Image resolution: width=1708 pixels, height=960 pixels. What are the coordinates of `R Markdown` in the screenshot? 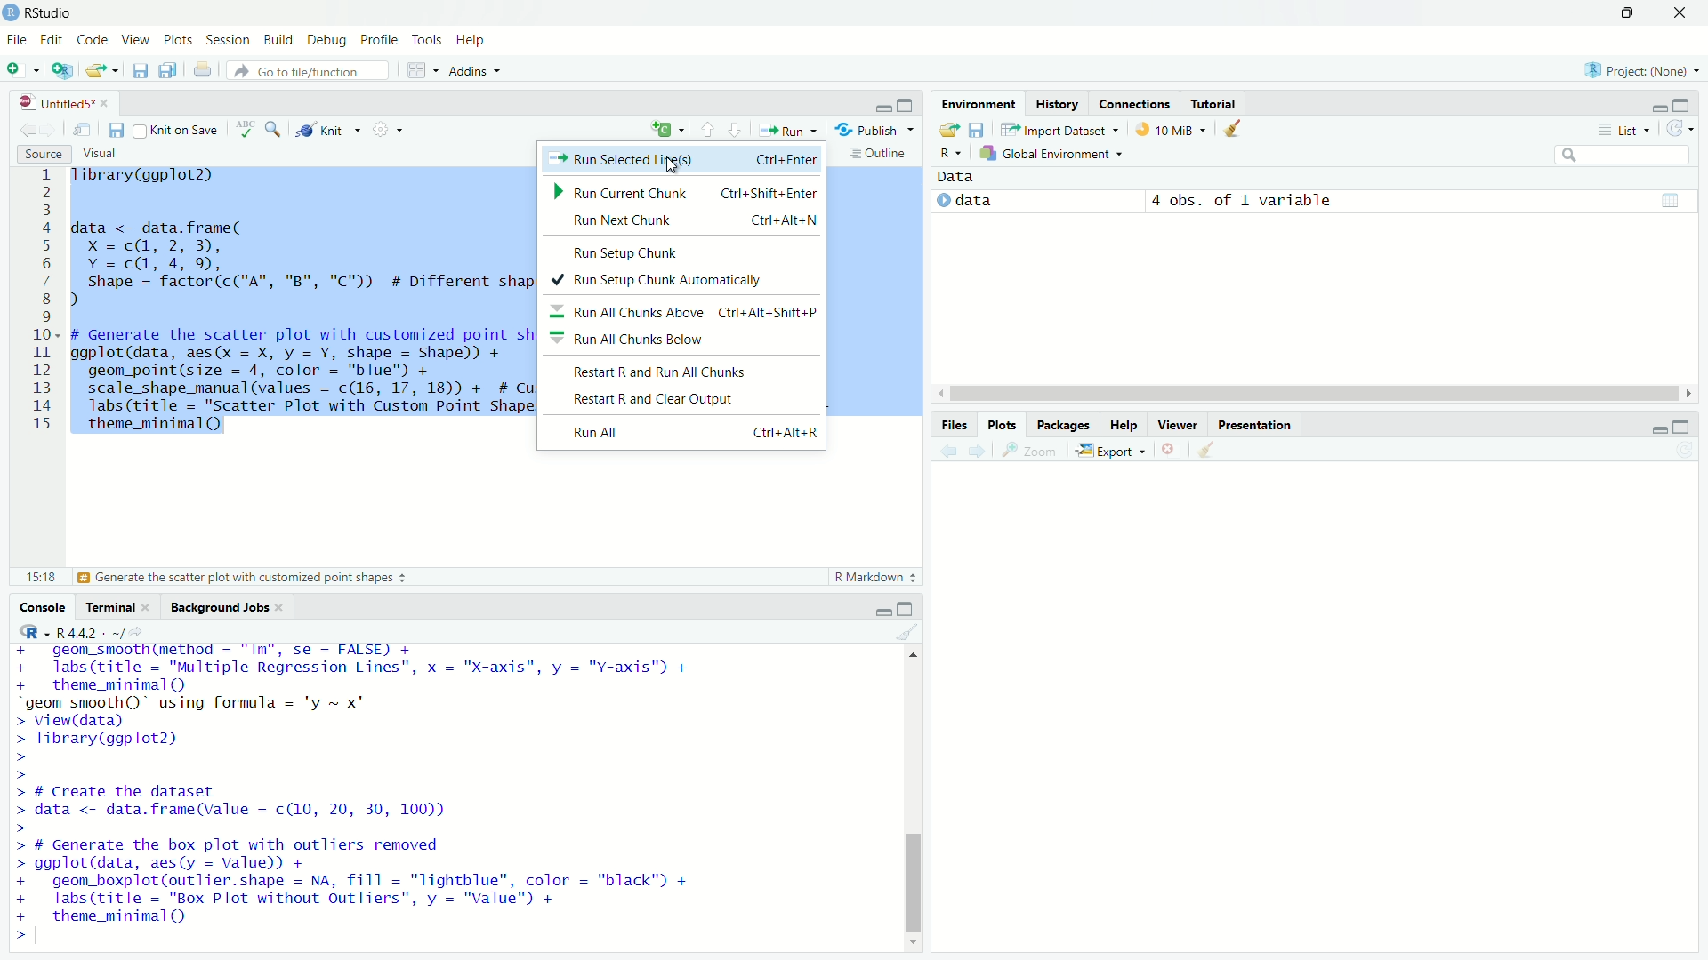 It's located at (876, 577).